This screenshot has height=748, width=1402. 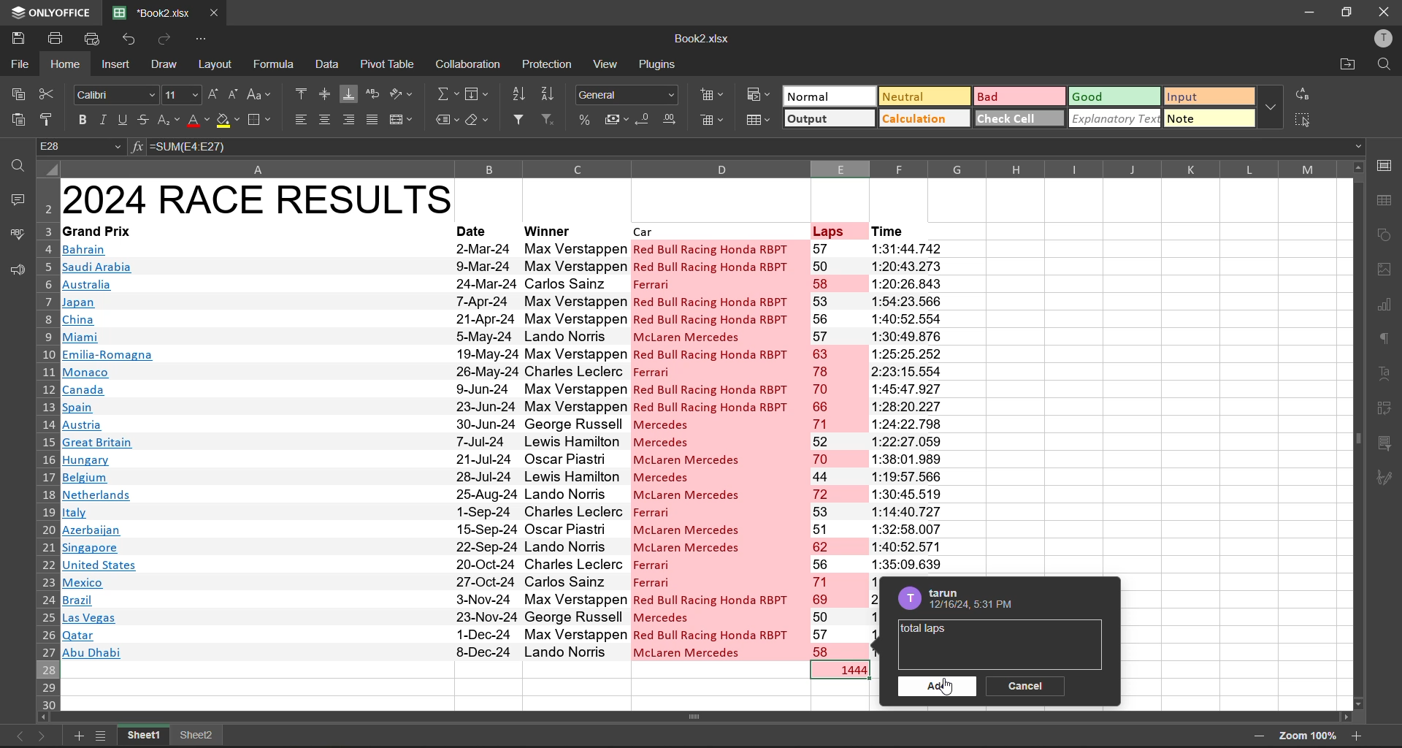 I want to click on time, so click(x=891, y=230).